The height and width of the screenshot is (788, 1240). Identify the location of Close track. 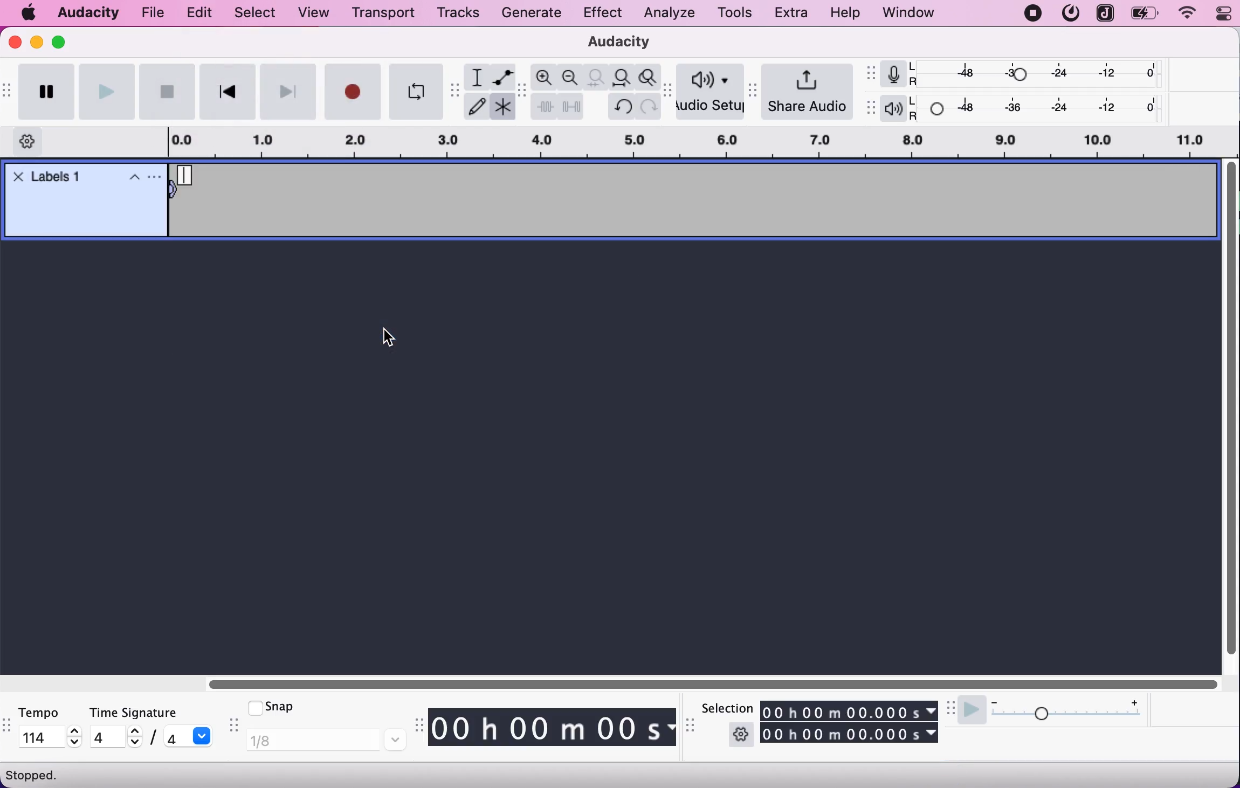
(18, 176).